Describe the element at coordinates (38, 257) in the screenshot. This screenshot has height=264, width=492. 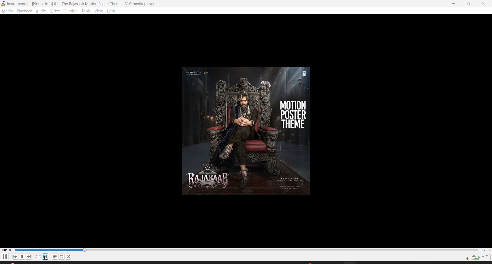
I see `fullscreen` at that location.